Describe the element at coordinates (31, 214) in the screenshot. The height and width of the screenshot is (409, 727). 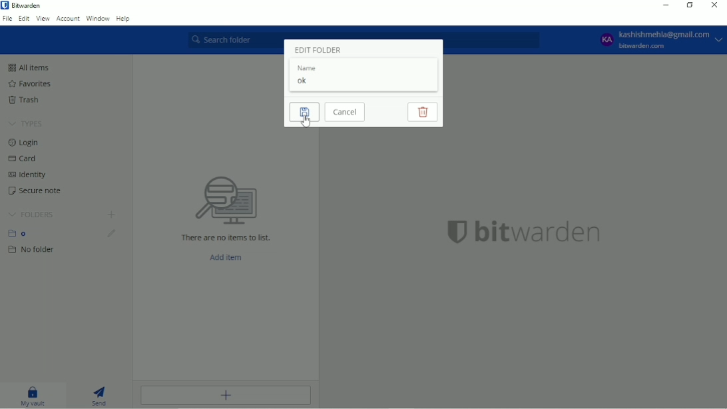
I see `Folders` at that location.